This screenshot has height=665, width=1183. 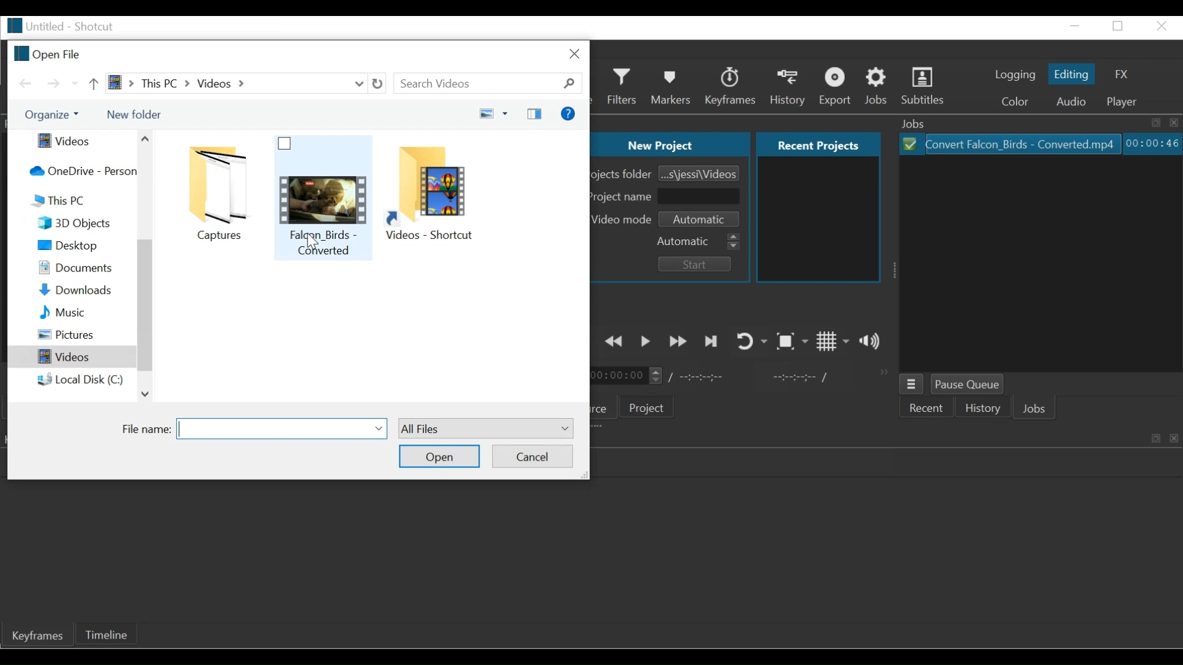 What do you see at coordinates (144, 430) in the screenshot?
I see `File Name` at bounding box center [144, 430].